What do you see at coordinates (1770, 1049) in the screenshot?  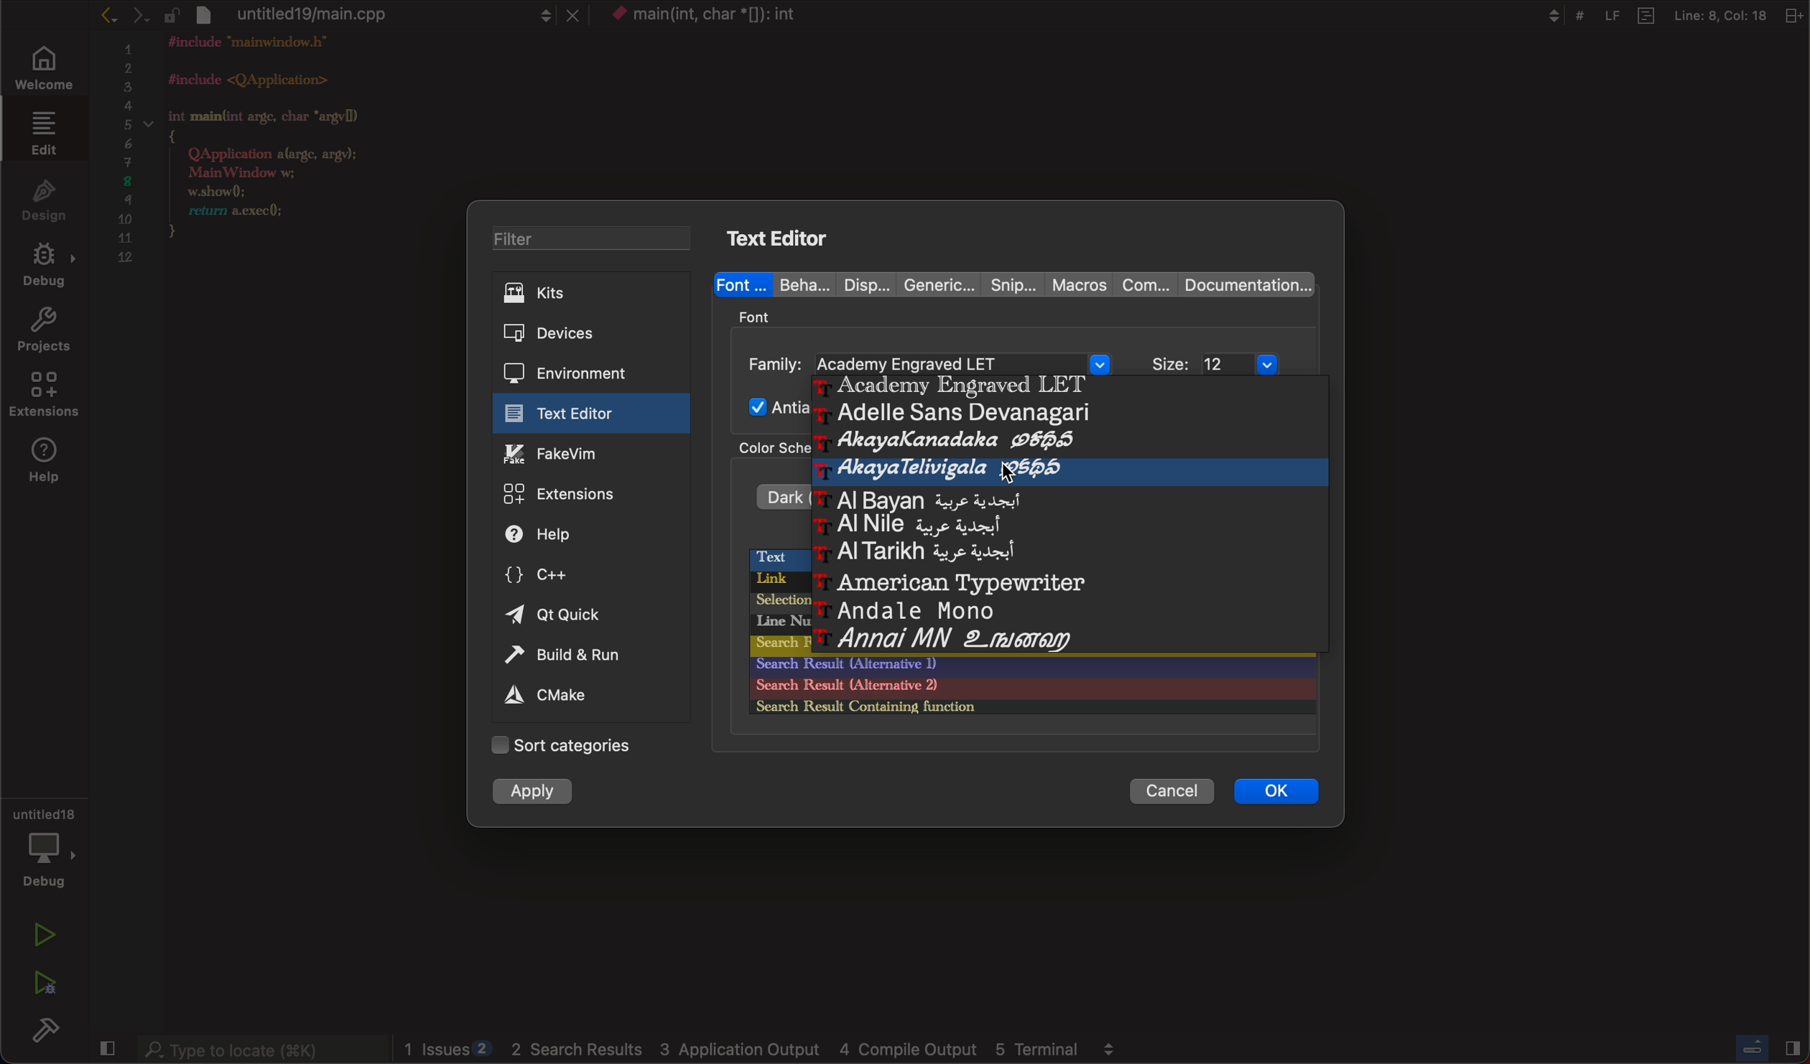 I see `close sidebar` at bounding box center [1770, 1049].